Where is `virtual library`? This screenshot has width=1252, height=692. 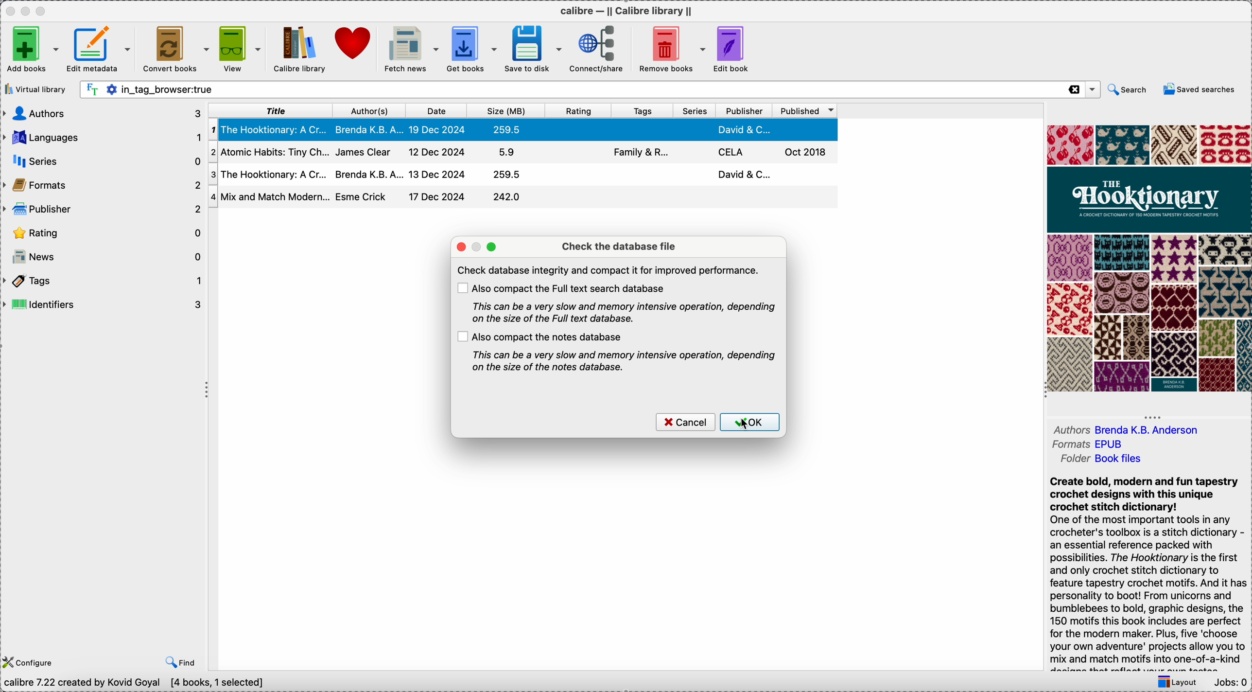
virtual library is located at coordinates (35, 89).